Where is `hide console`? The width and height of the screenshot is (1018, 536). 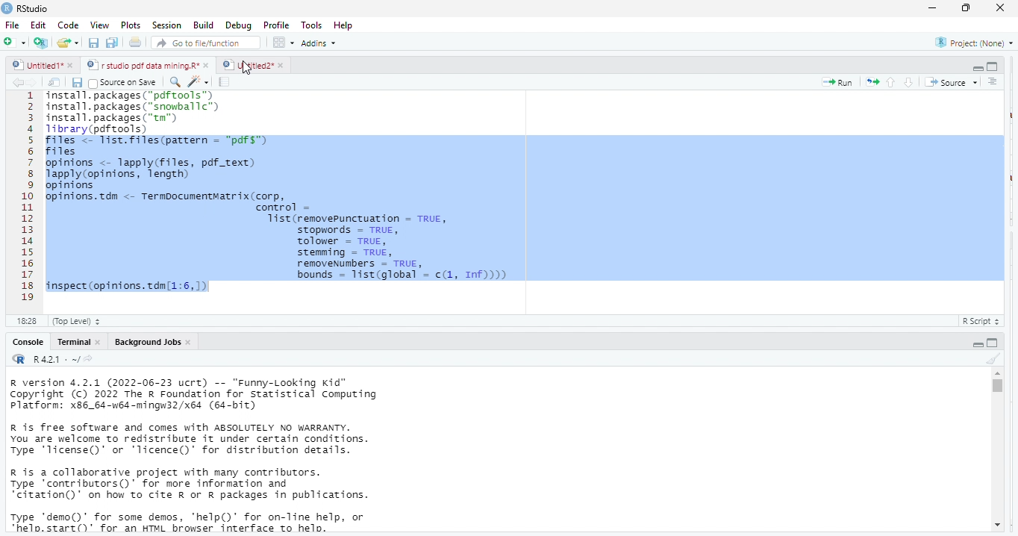
hide console is located at coordinates (993, 66).